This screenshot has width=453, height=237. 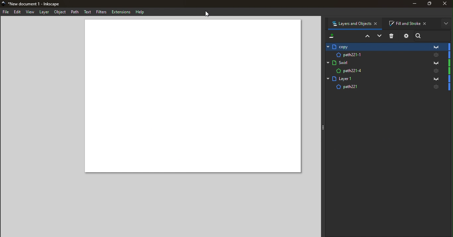 What do you see at coordinates (376, 62) in the screenshot?
I see `Layer` at bounding box center [376, 62].